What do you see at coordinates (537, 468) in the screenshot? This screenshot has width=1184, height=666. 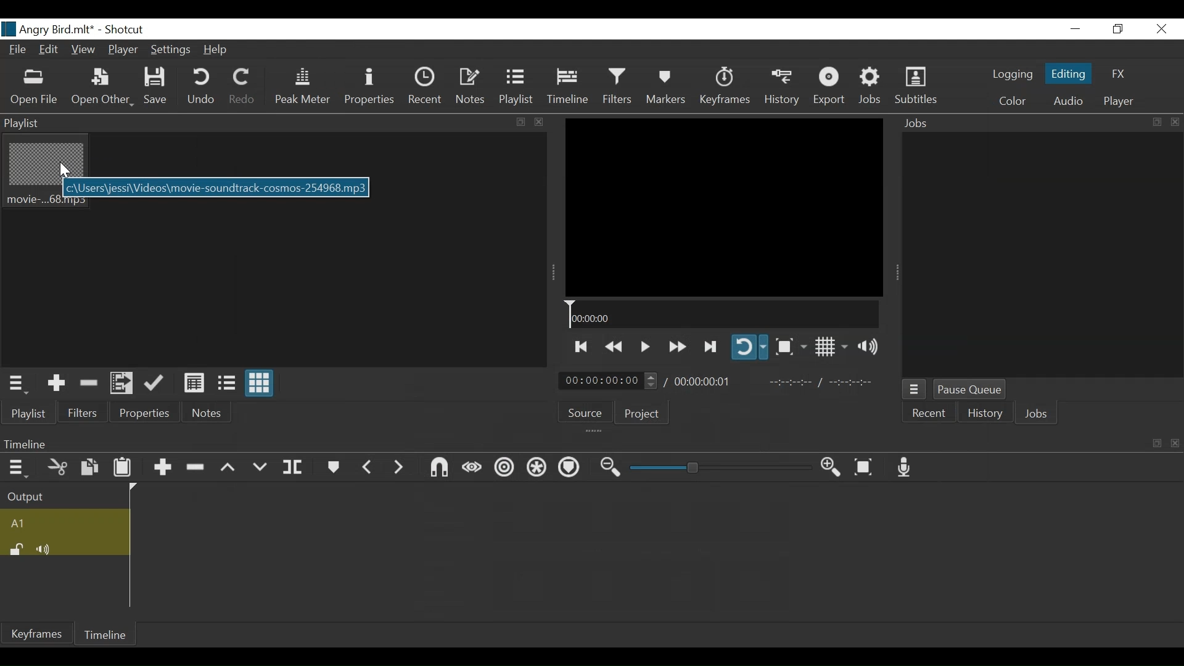 I see `Ripple all tracks` at bounding box center [537, 468].